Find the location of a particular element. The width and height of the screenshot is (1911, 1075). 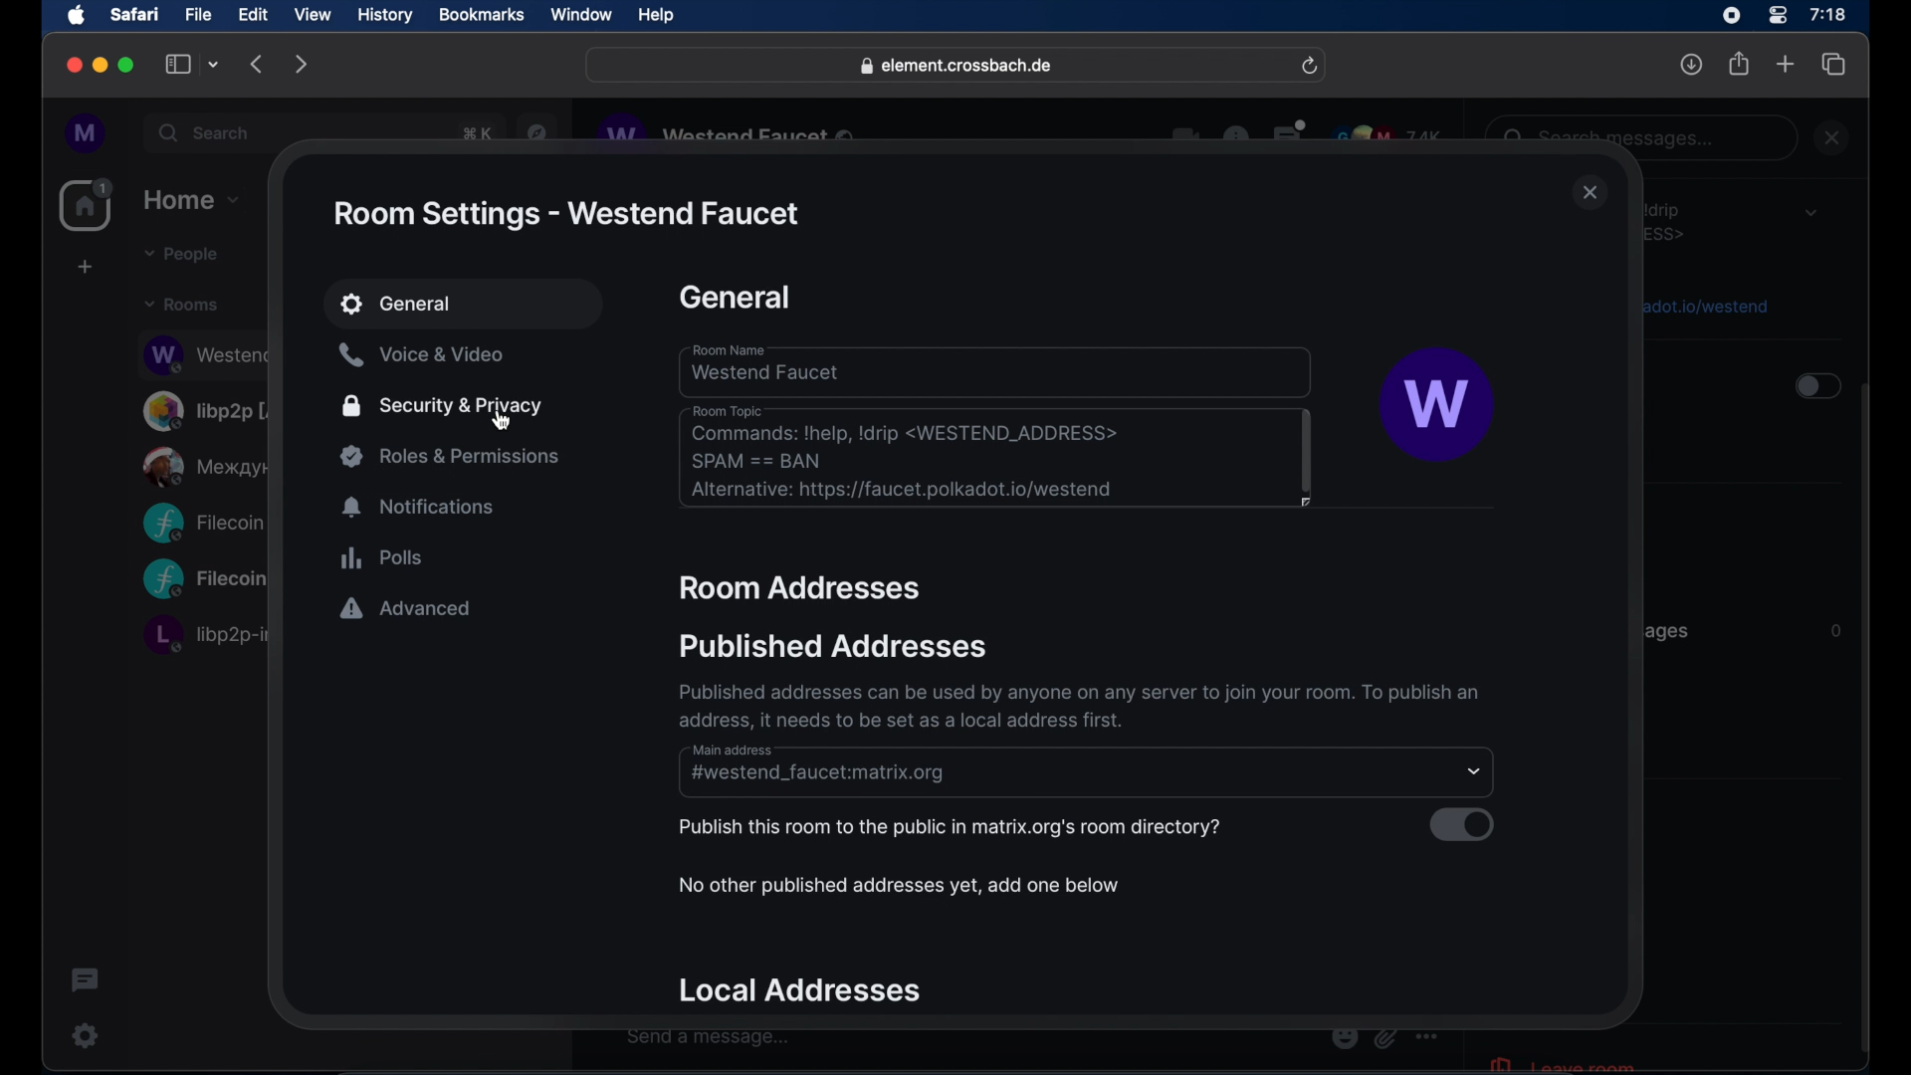

minimize is located at coordinates (101, 65).